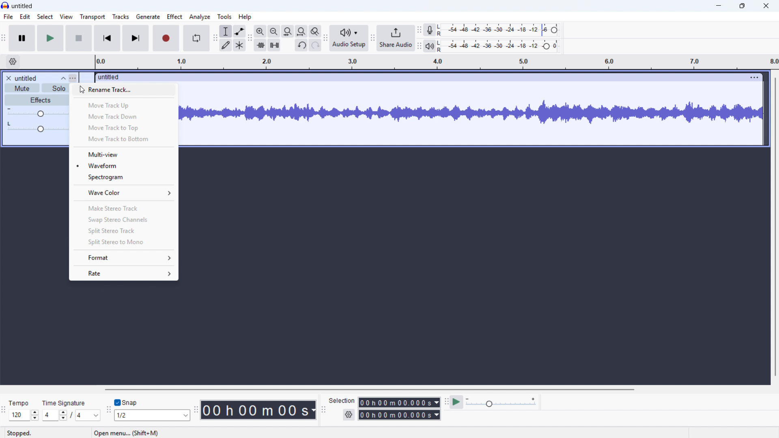  What do you see at coordinates (121, 16) in the screenshot?
I see `Tracks ` at bounding box center [121, 16].